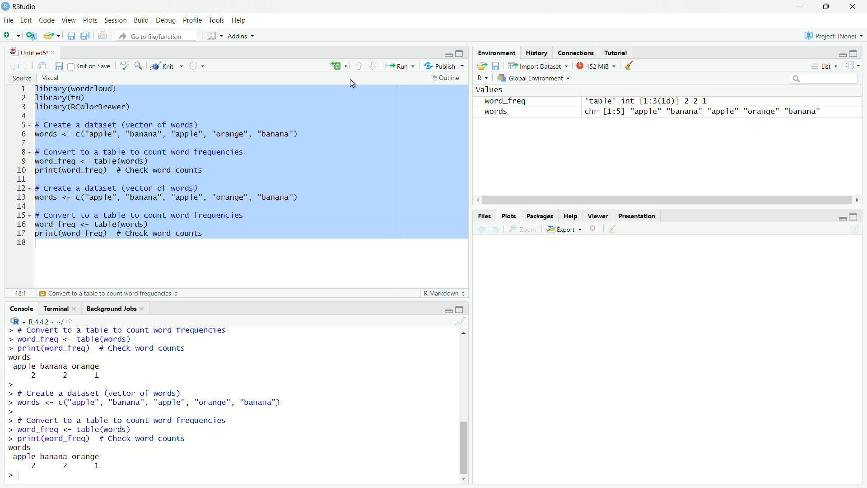 This screenshot has height=488, width=867. I want to click on 18:1, so click(19, 293).